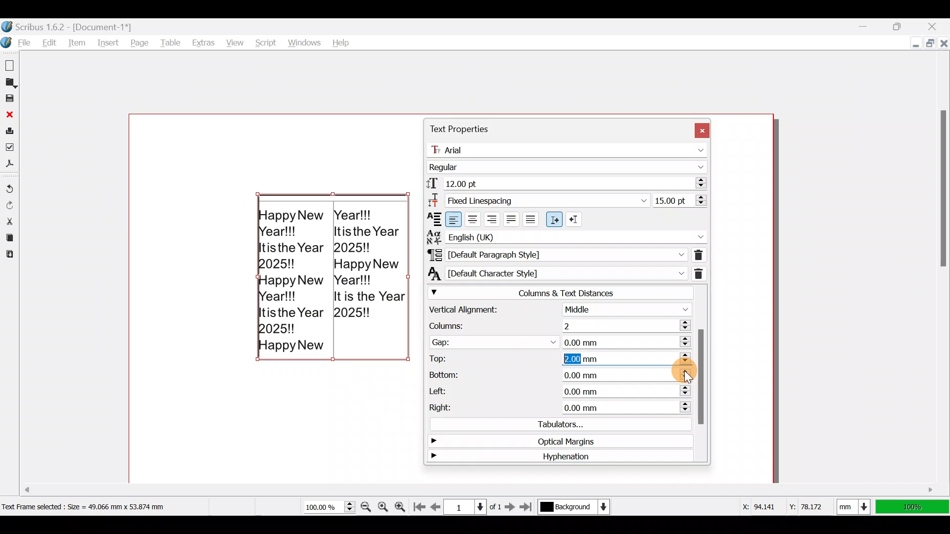 The height and width of the screenshot is (534, 950). What do you see at coordinates (528, 507) in the screenshot?
I see `Go to the last page` at bounding box center [528, 507].